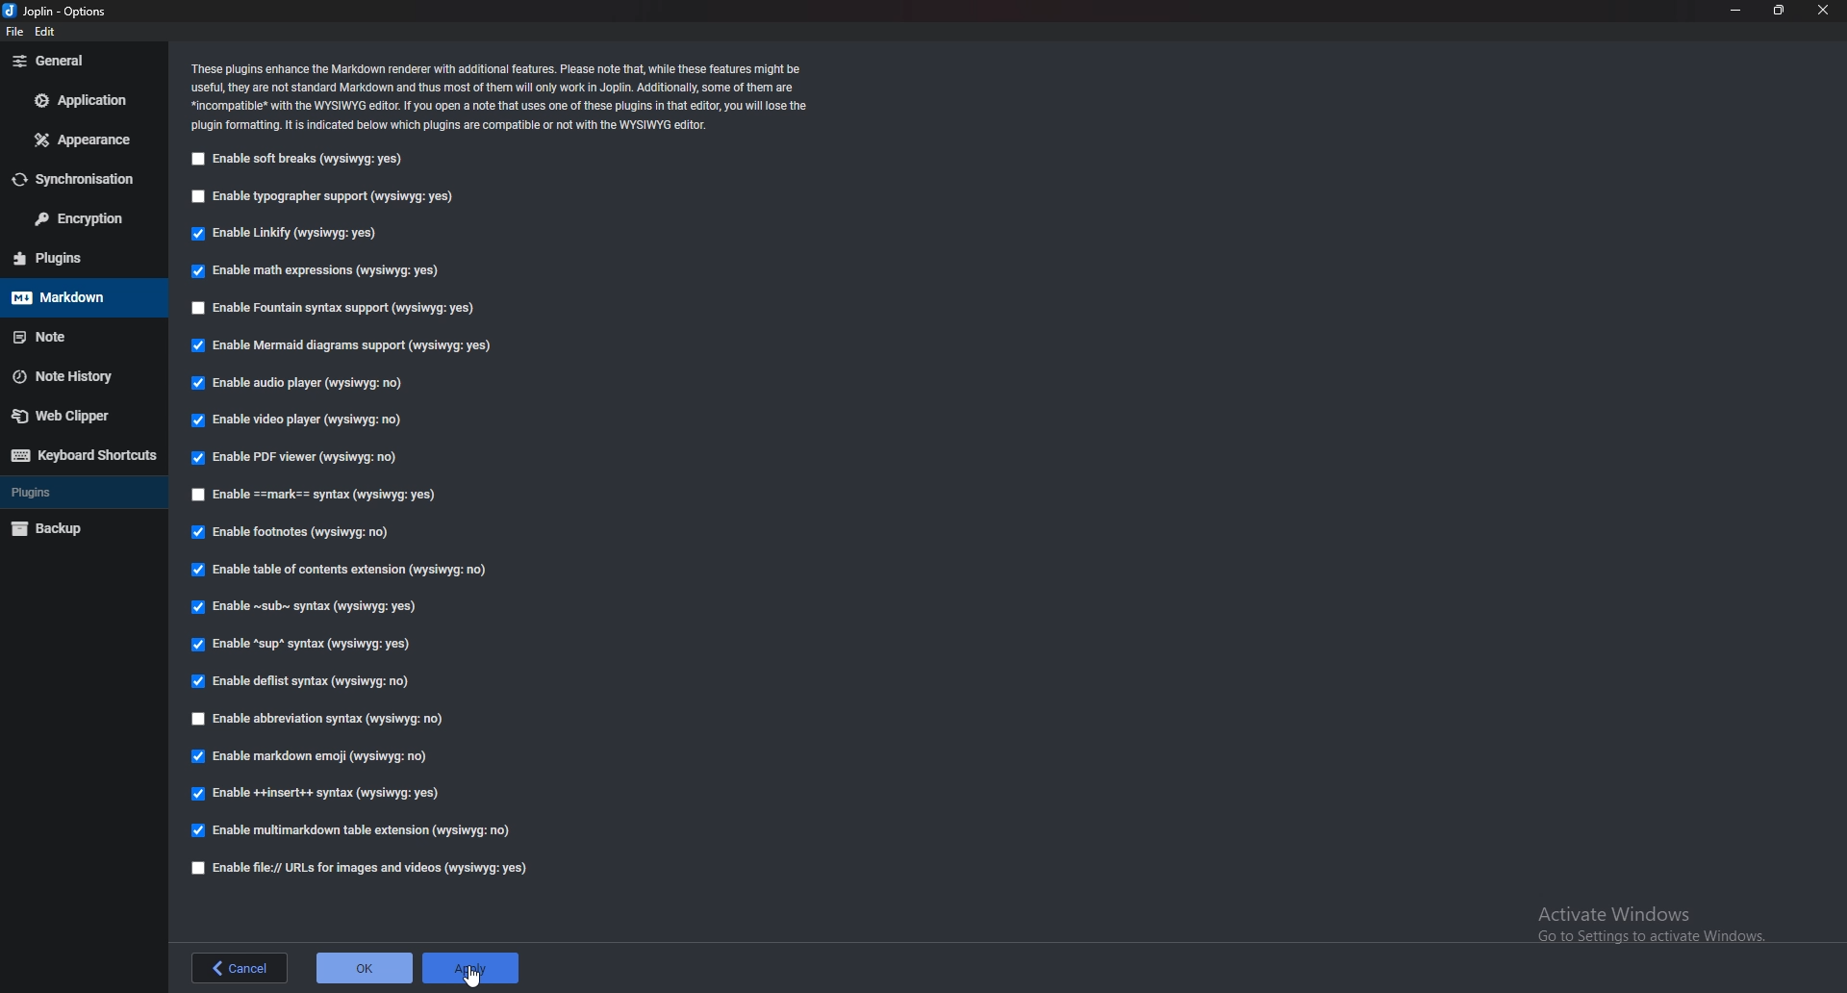 This screenshot has height=993, width=1847. What do you see at coordinates (327, 272) in the screenshot?
I see `Enable math expressions` at bounding box center [327, 272].